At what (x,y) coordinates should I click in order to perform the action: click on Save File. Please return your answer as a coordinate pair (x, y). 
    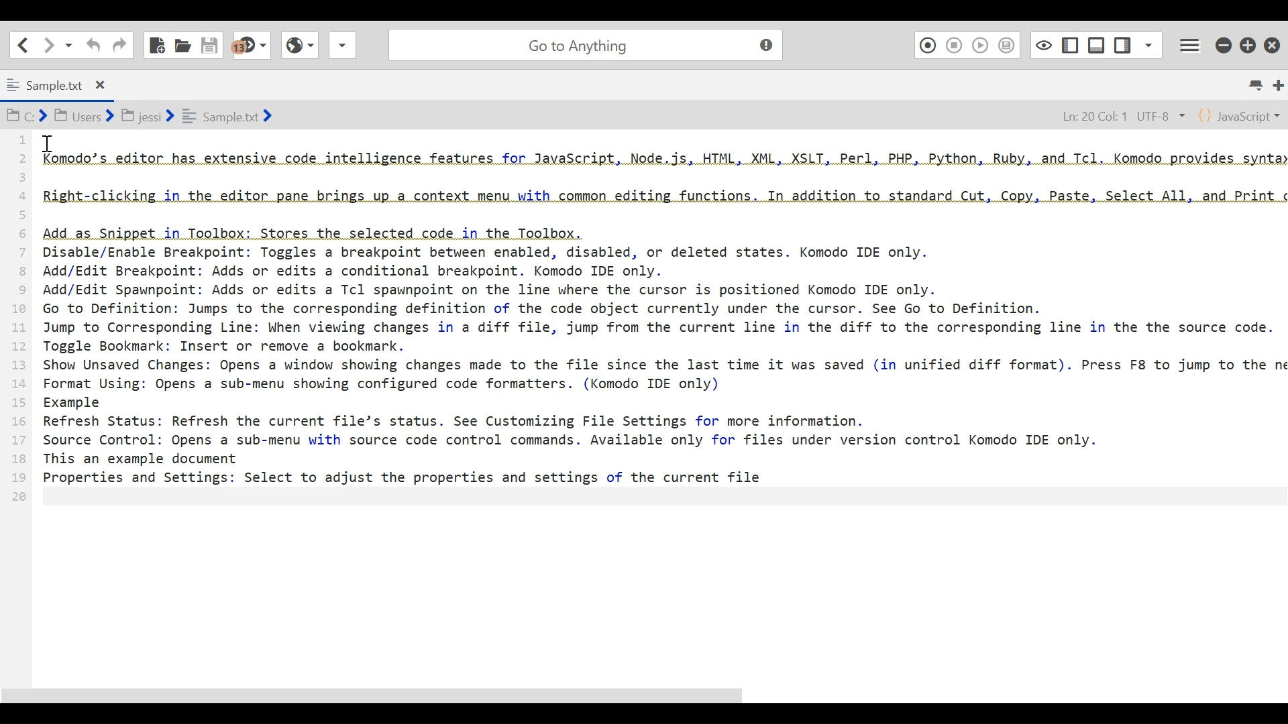
    Looking at the image, I should click on (211, 44).